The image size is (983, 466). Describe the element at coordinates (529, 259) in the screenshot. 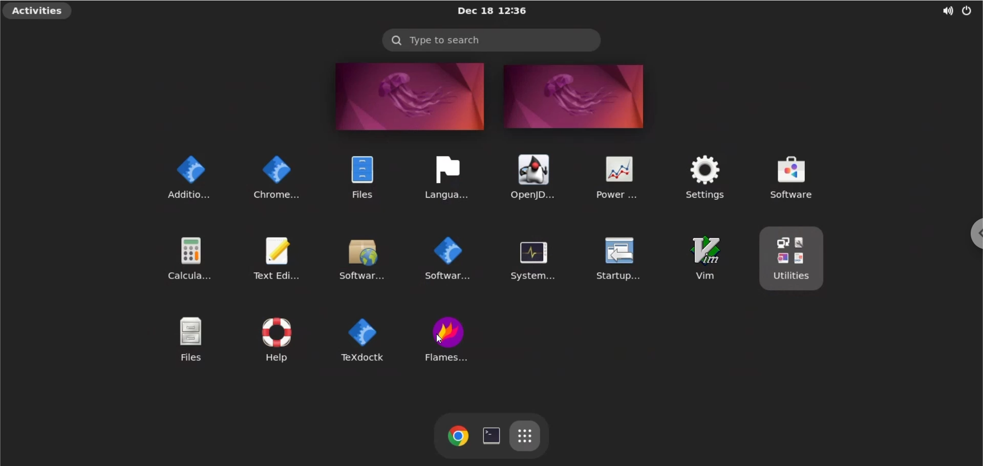

I see `system configuration ` at that location.